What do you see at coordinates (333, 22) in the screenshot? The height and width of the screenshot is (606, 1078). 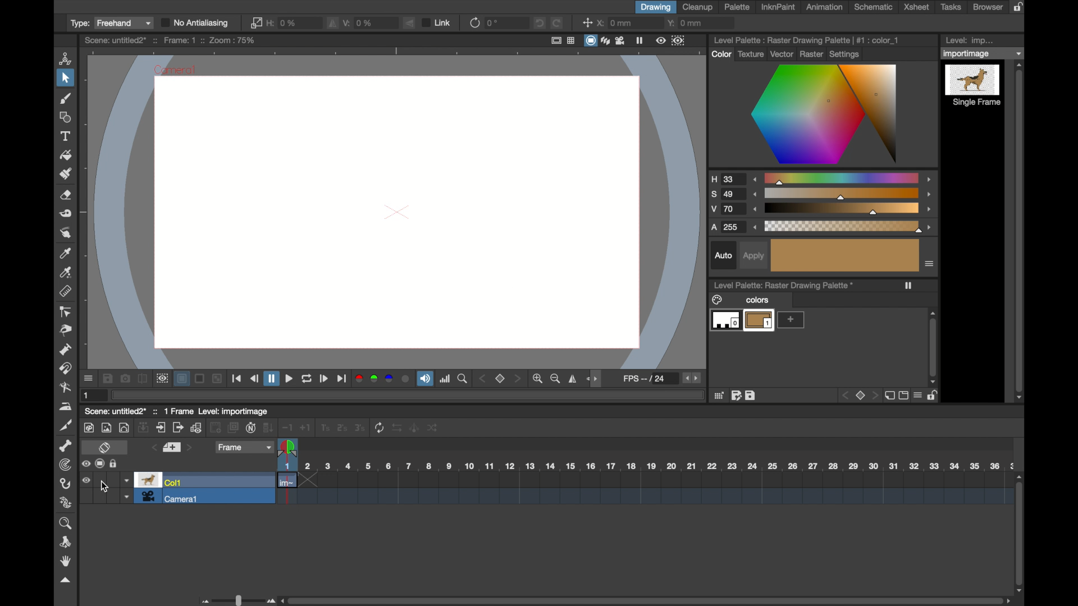 I see `flip horizontally` at bounding box center [333, 22].